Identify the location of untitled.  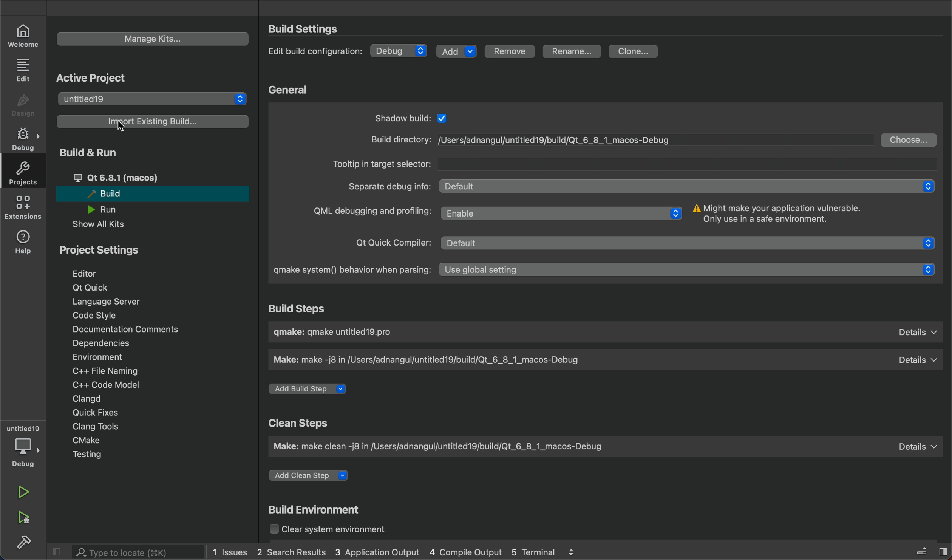
(23, 428).